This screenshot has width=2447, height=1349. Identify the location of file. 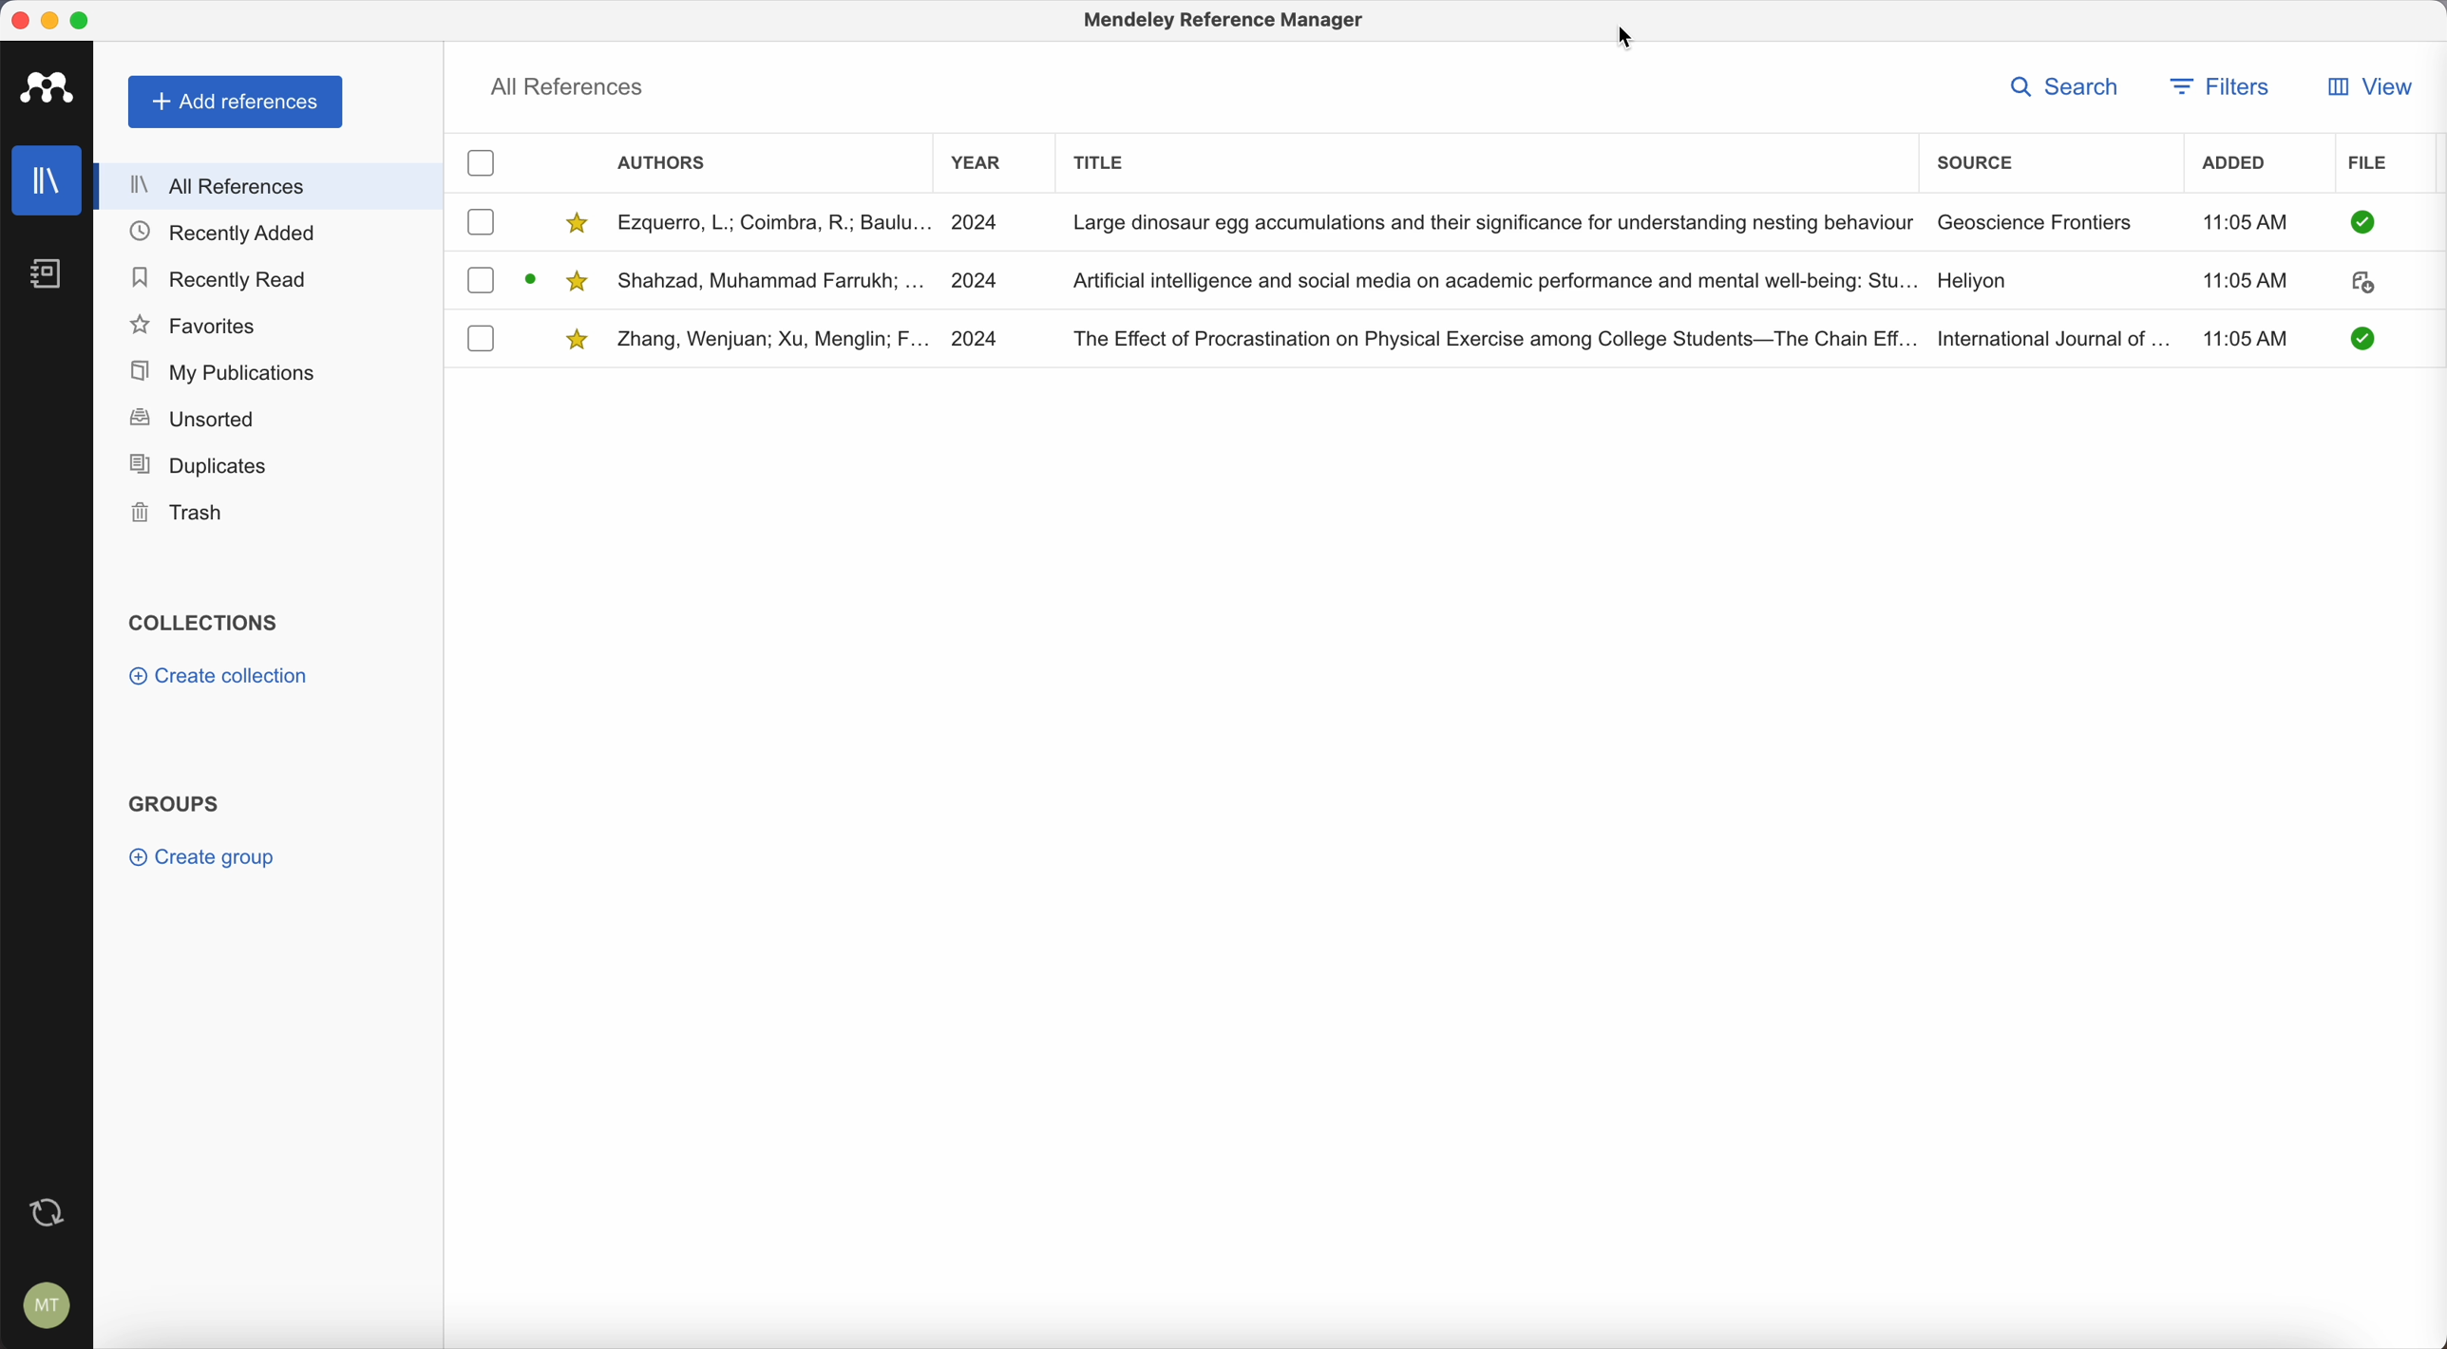
(2371, 164).